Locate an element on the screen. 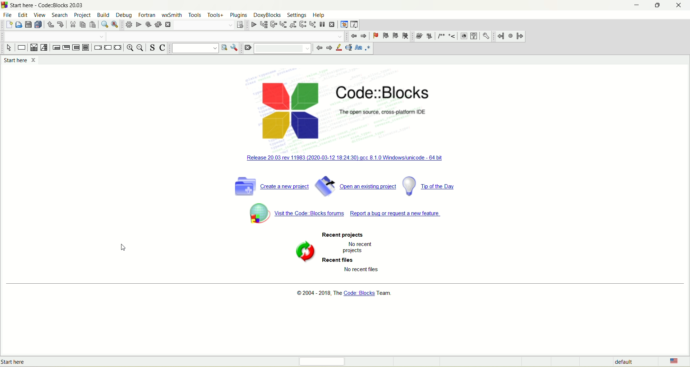 This screenshot has height=367, width=690. toggle comment is located at coordinates (162, 48).